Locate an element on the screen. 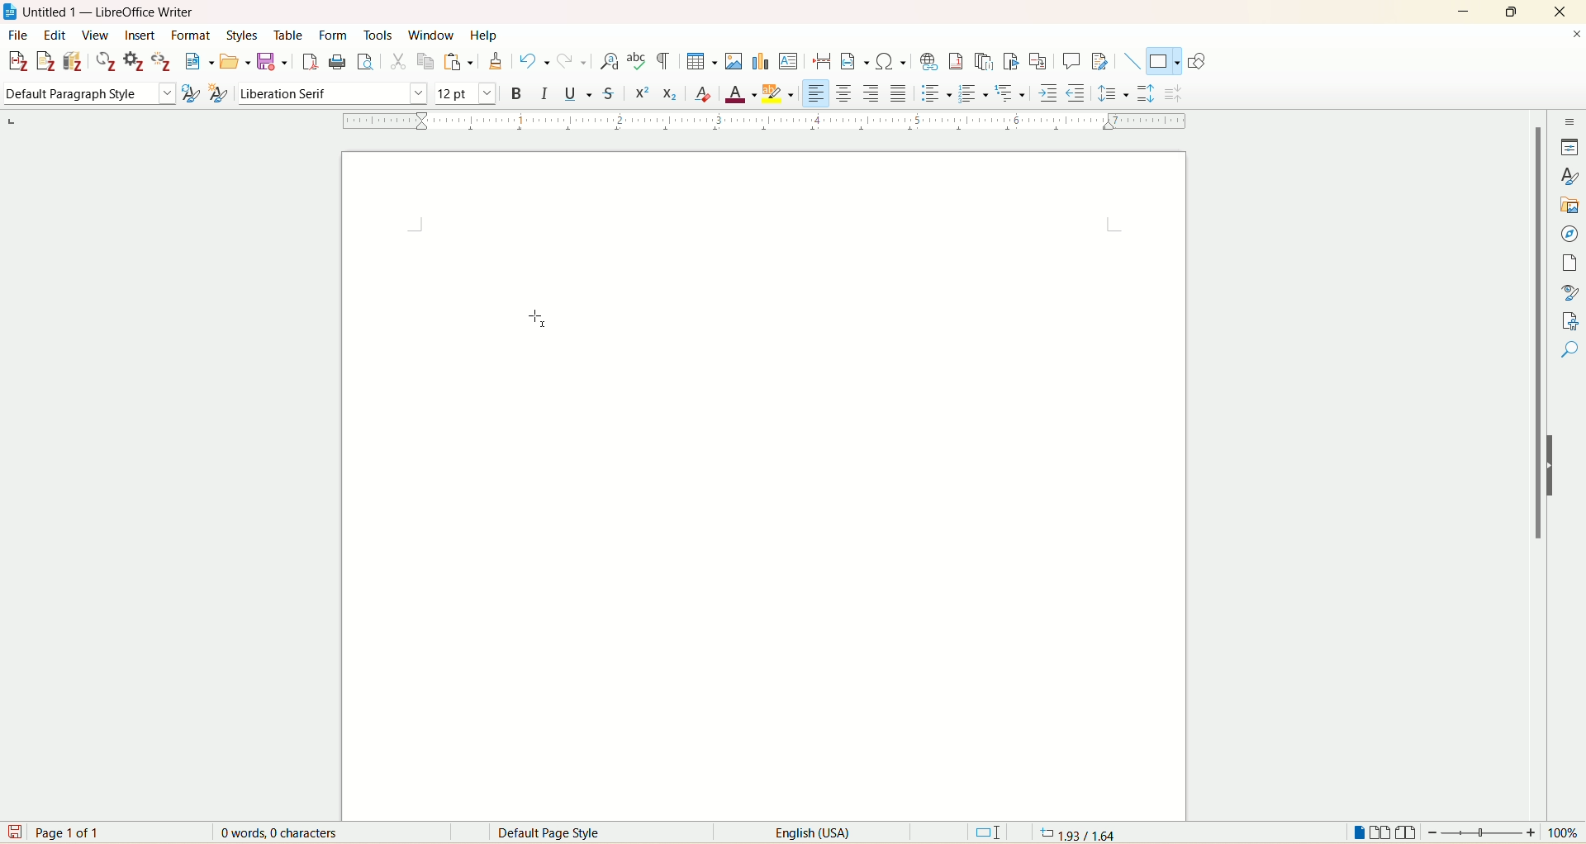  add note is located at coordinates (45, 62).